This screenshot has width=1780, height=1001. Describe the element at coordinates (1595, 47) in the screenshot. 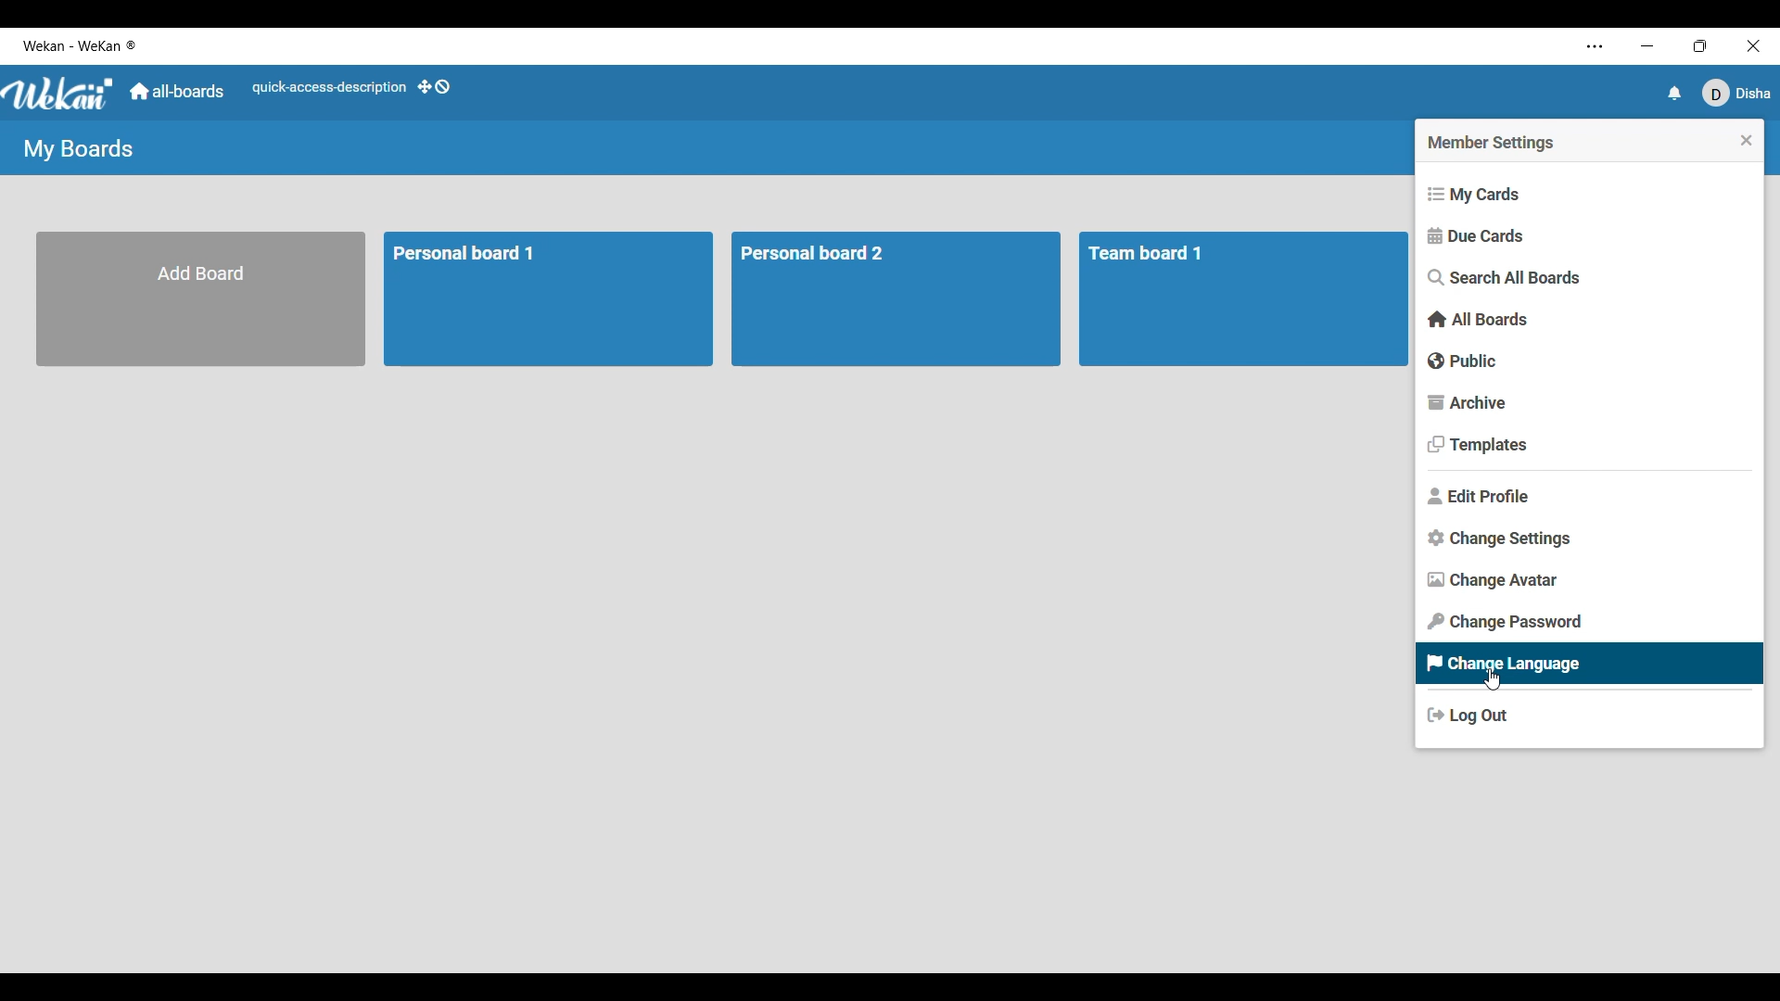

I see `More settings` at that location.